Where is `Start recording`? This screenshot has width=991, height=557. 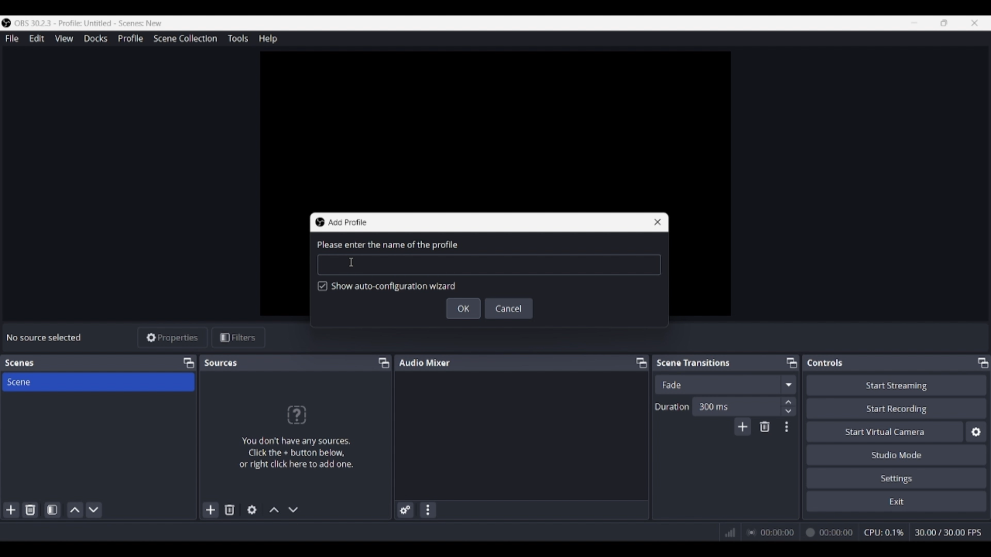
Start recording is located at coordinates (897, 408).